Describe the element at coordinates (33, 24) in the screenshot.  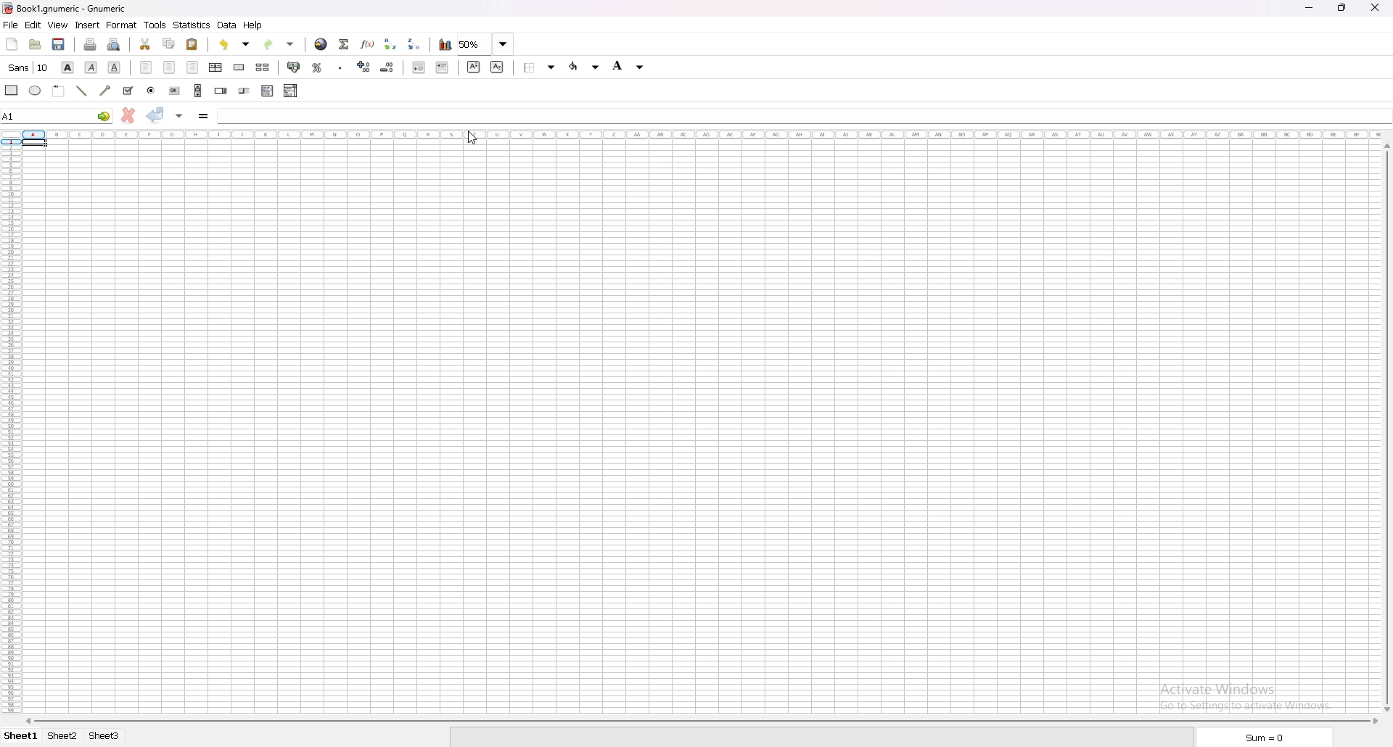
I see `edit` at that location.